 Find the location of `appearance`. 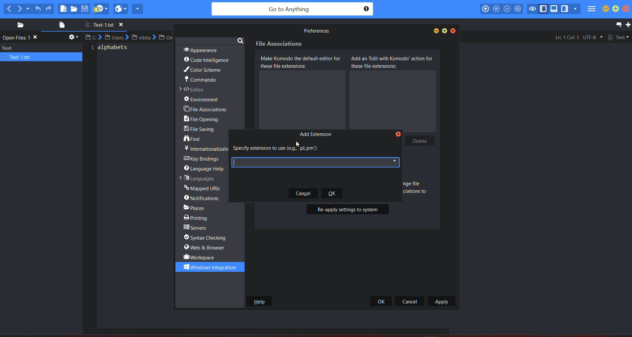

appearance is located at coordinates (199, 49).